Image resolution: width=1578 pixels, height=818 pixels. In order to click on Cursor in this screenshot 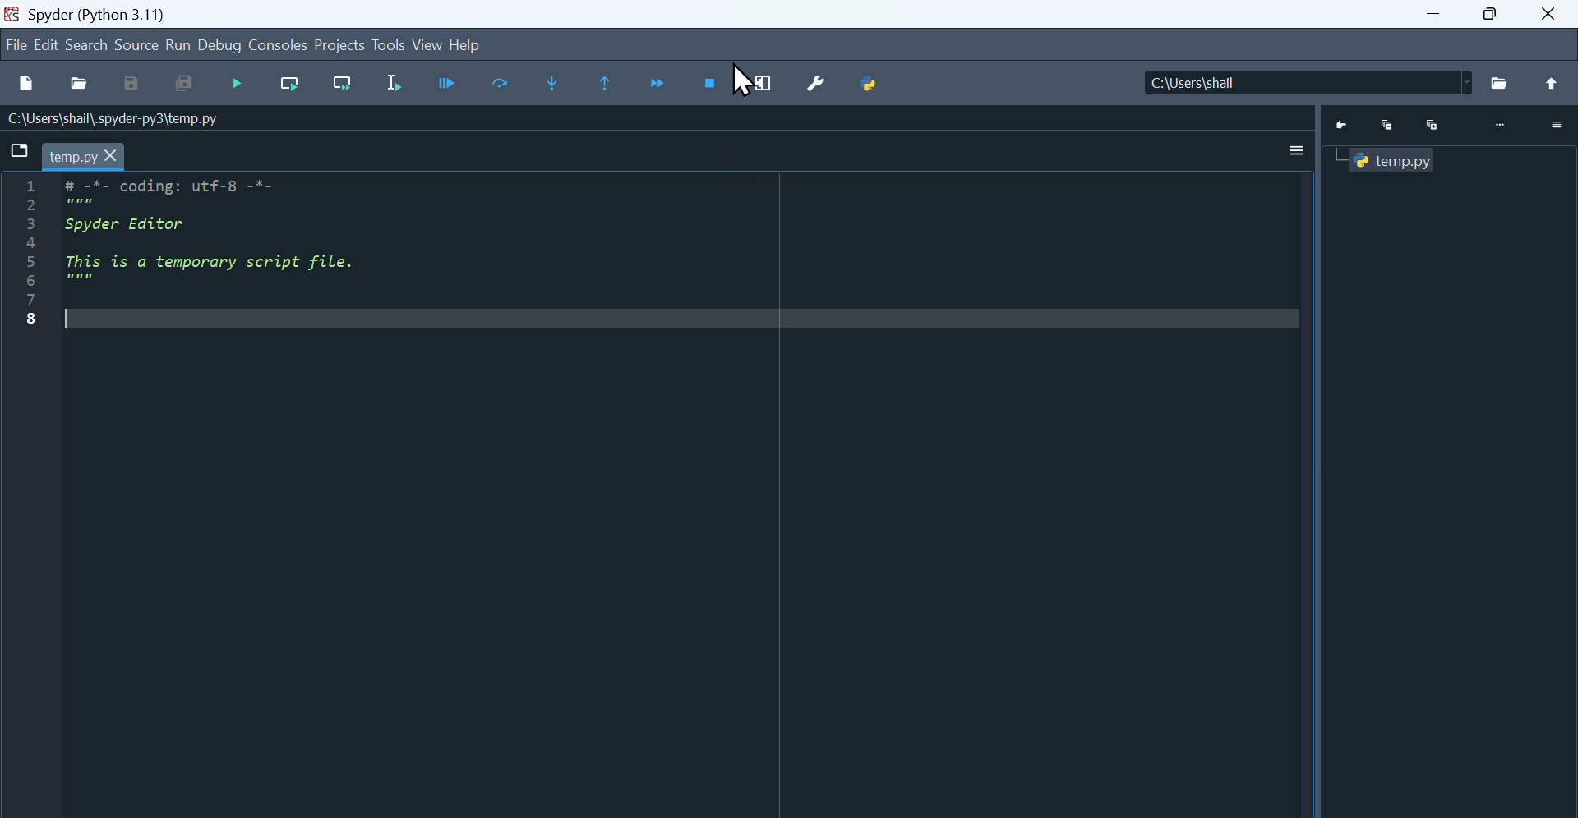, I will do `click(745, 85)`.